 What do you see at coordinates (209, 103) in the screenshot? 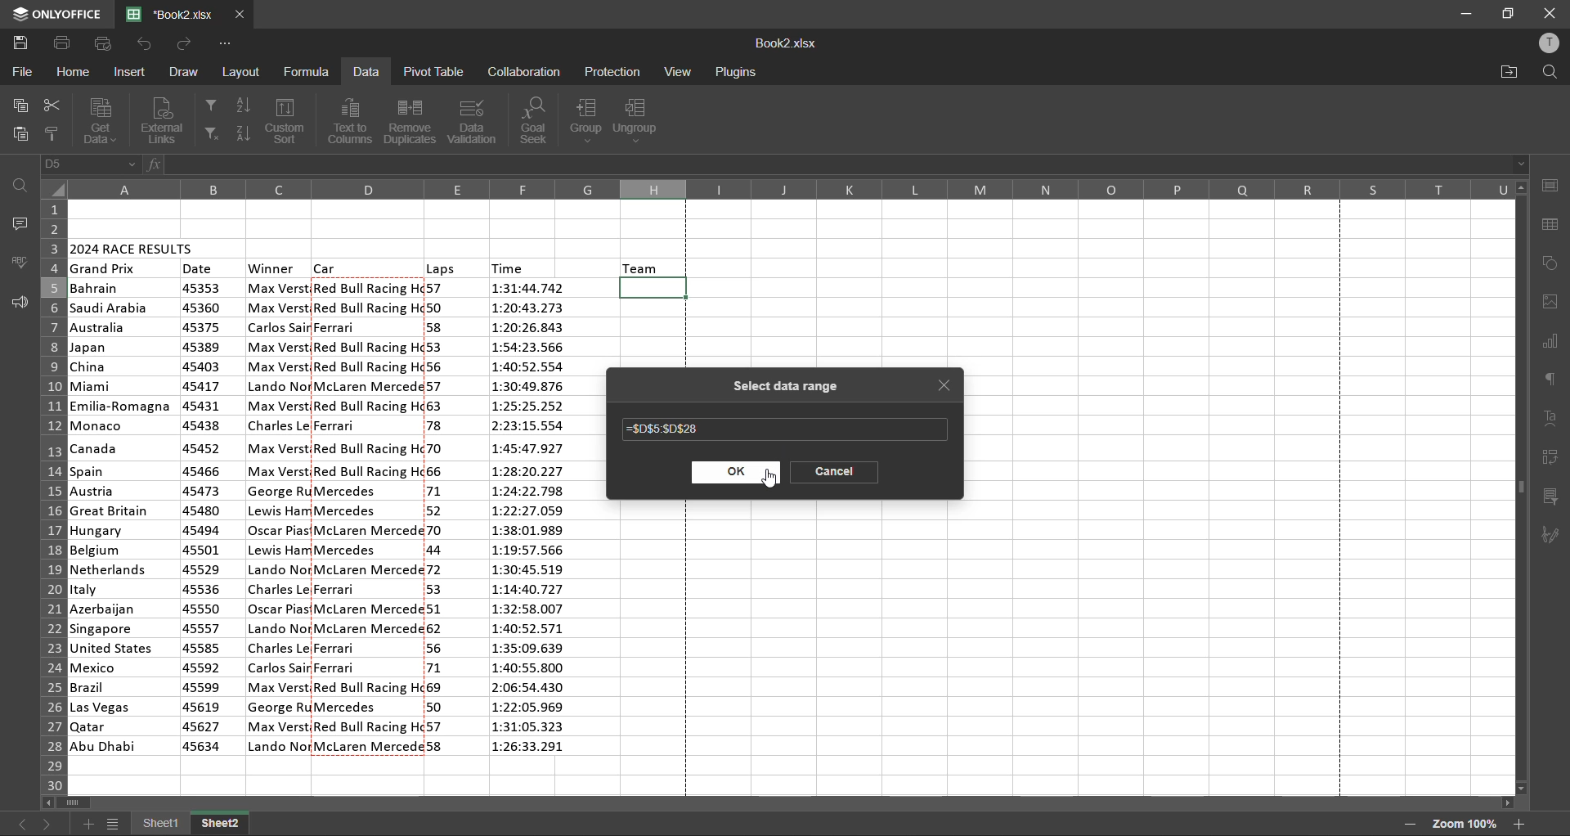
I see `filter` at bounding box center [209, 103].